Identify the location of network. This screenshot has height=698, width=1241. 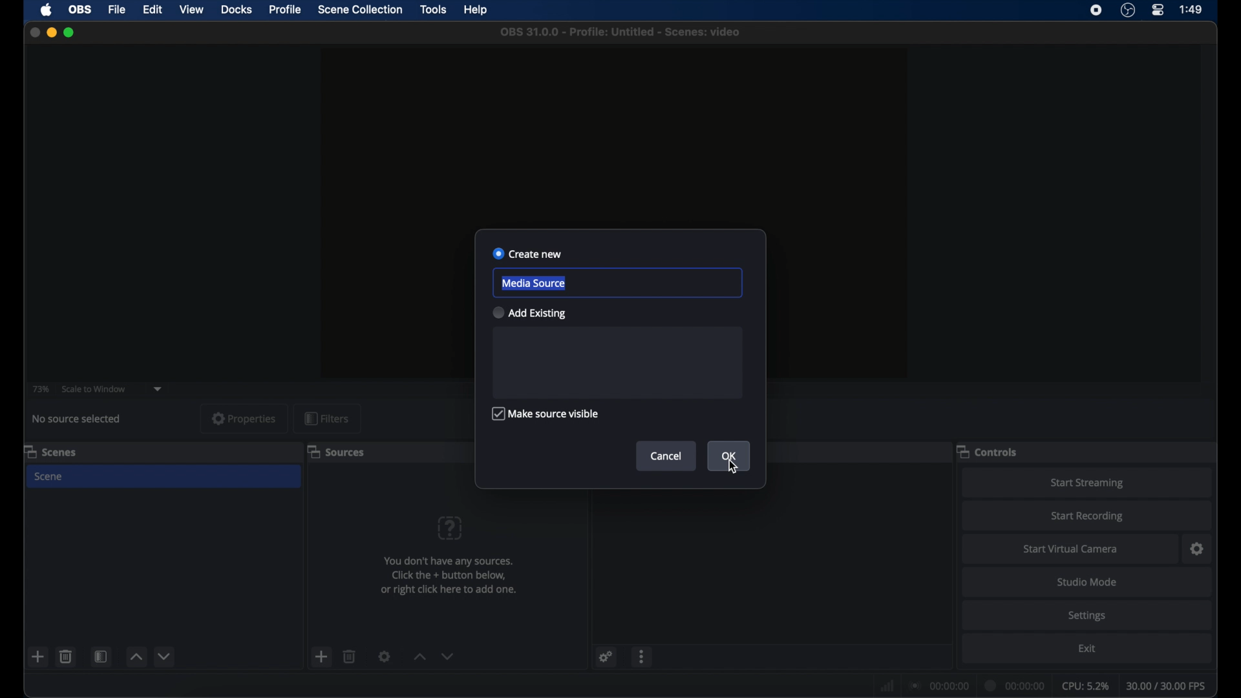
(887, 684).